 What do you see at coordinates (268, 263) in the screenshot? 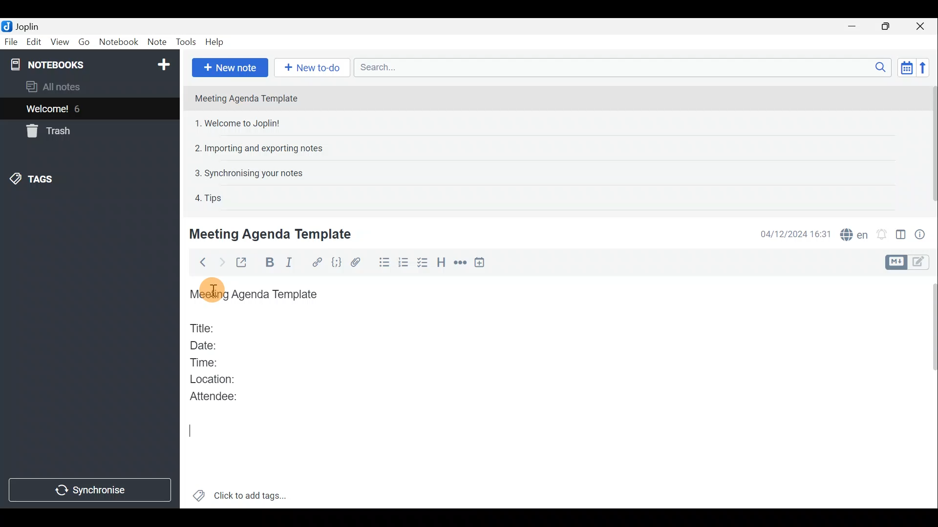
I see `Bold` at bounding box center [268, 263].